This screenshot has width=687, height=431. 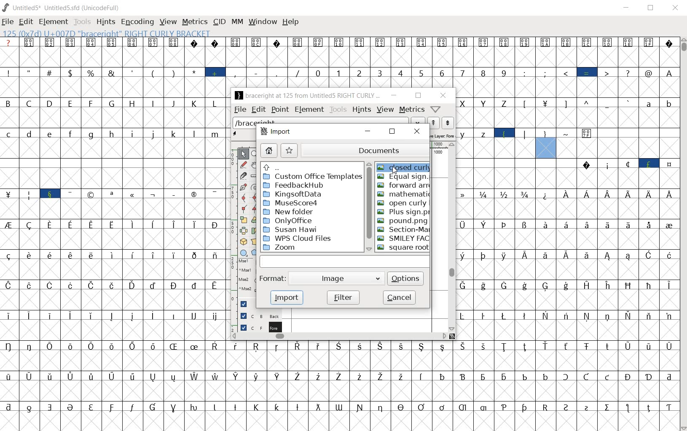 What do you see at coordinates (453, 237) in the screenshot?
I see `scrollbar` at bounding box center [453, 237].